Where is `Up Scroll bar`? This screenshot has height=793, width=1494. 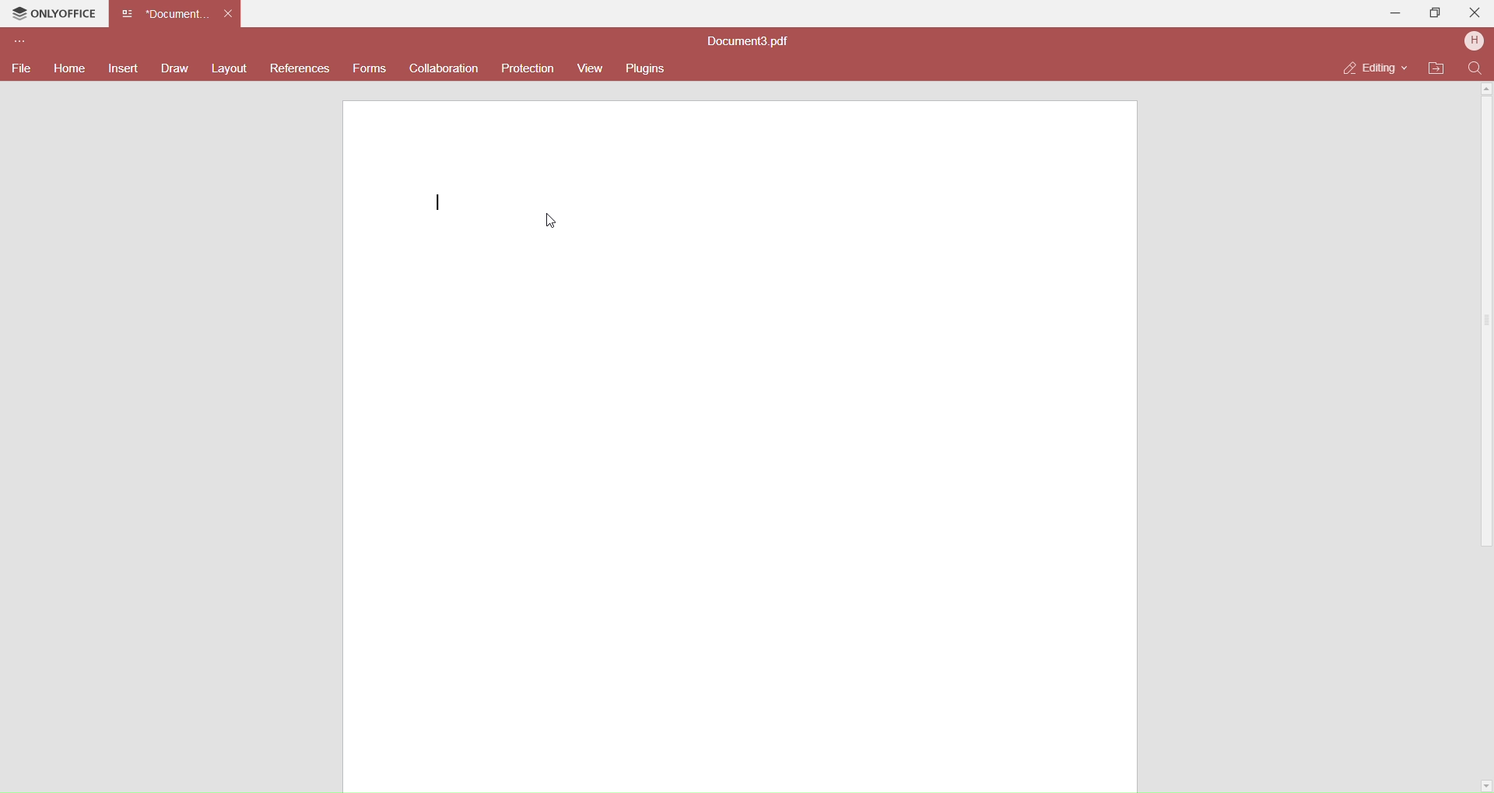
Up Scroll bar is located at coordinates (1482, 89).